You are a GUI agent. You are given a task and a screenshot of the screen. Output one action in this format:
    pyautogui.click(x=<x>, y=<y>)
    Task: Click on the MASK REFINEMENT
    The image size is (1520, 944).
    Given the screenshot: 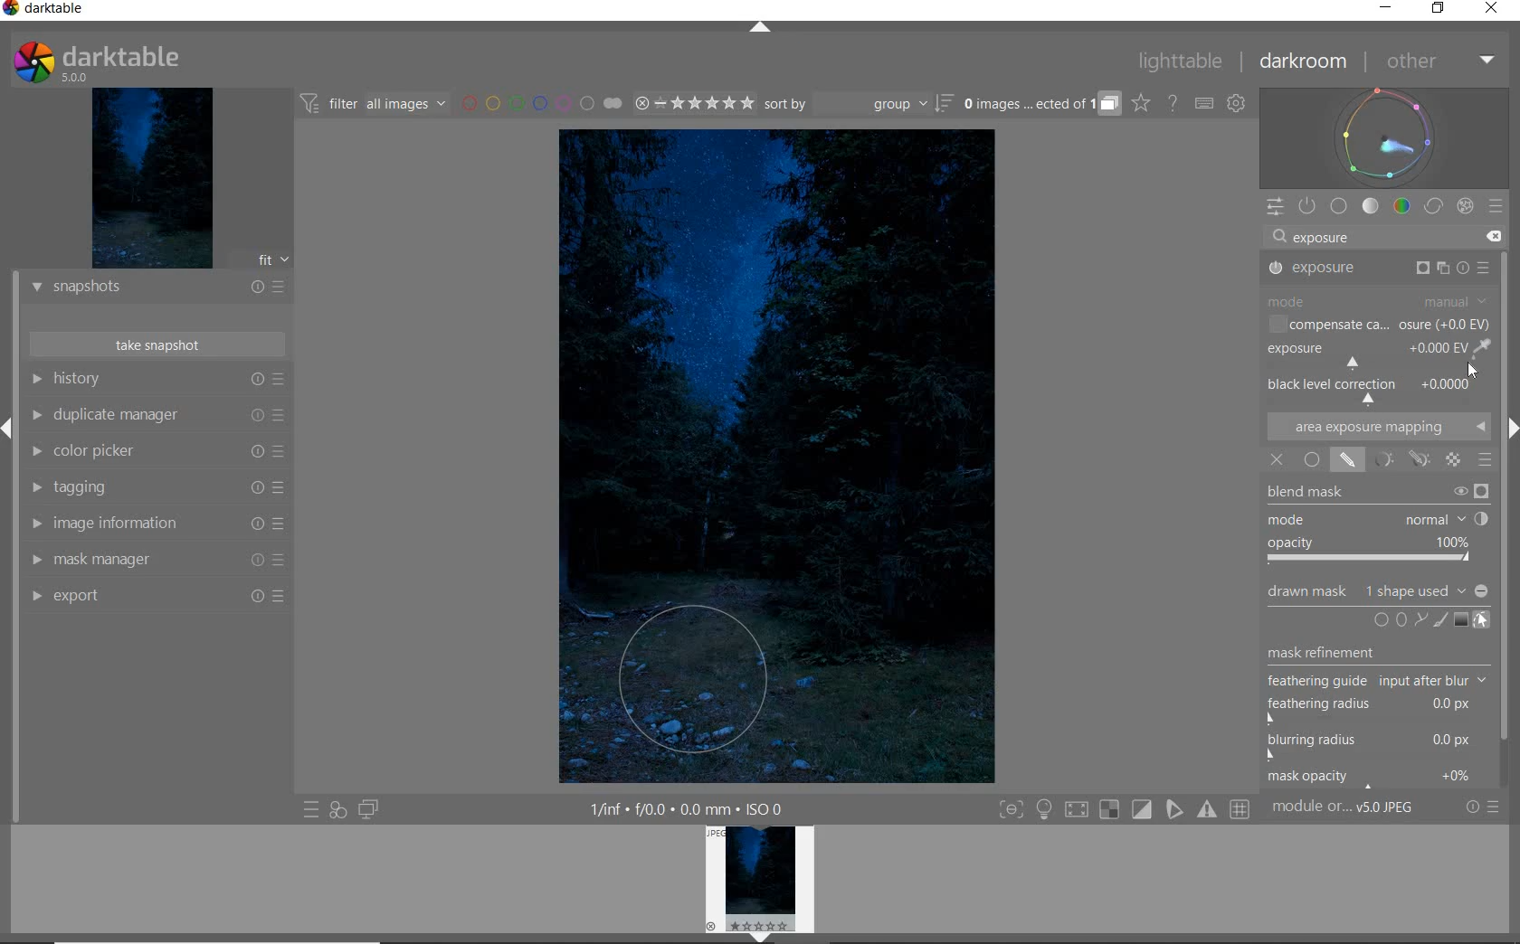 What is the action you would take?
    pyautogui.click(x=1380, y=654)
    